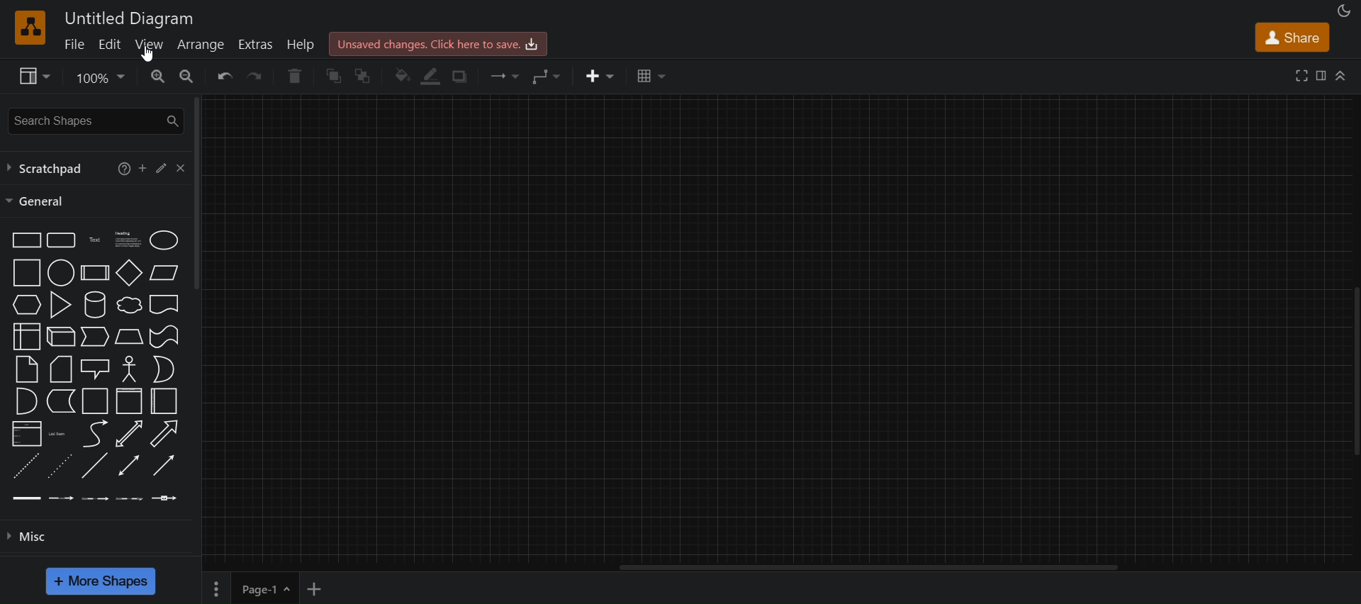 The height and width of the screenshot is (604, 1361). I want to click on share, so click(1293, 35).